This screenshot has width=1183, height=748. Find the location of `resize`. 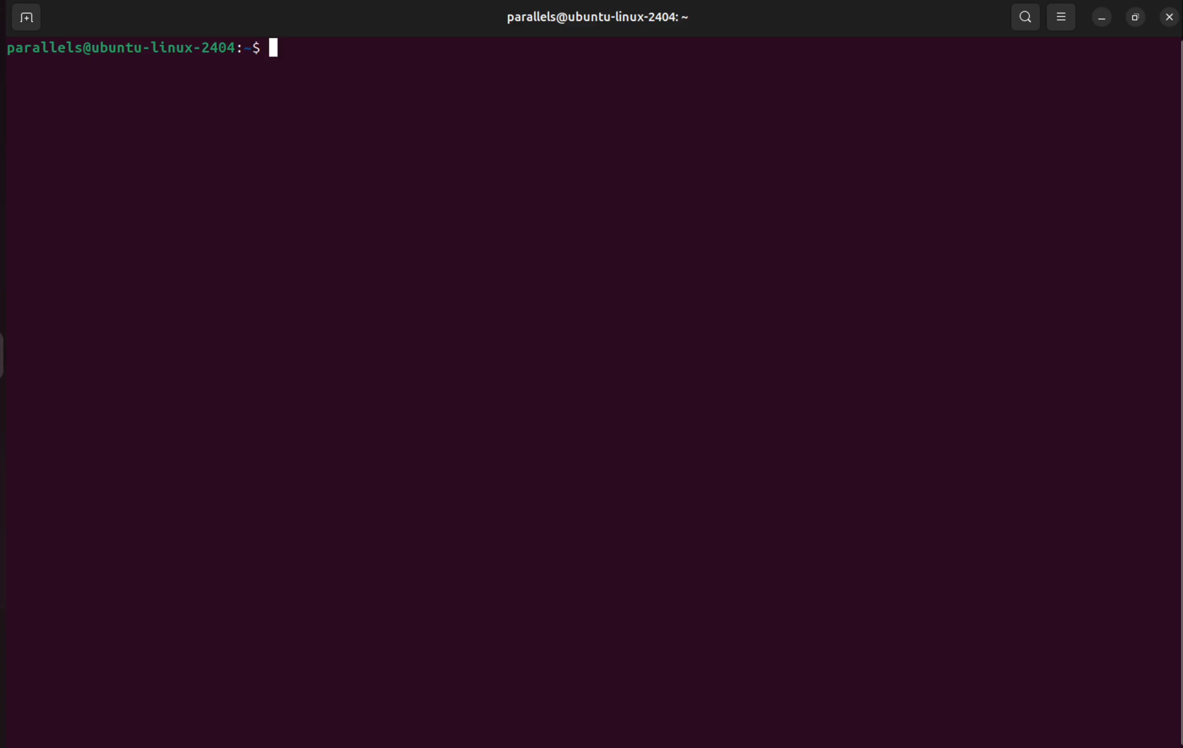

resize is located at coordinates (1137, 18).